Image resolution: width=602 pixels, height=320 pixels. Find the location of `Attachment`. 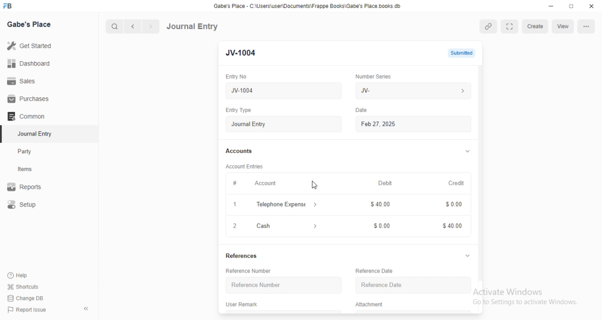

Attachment is located at coordinates (371, 304).